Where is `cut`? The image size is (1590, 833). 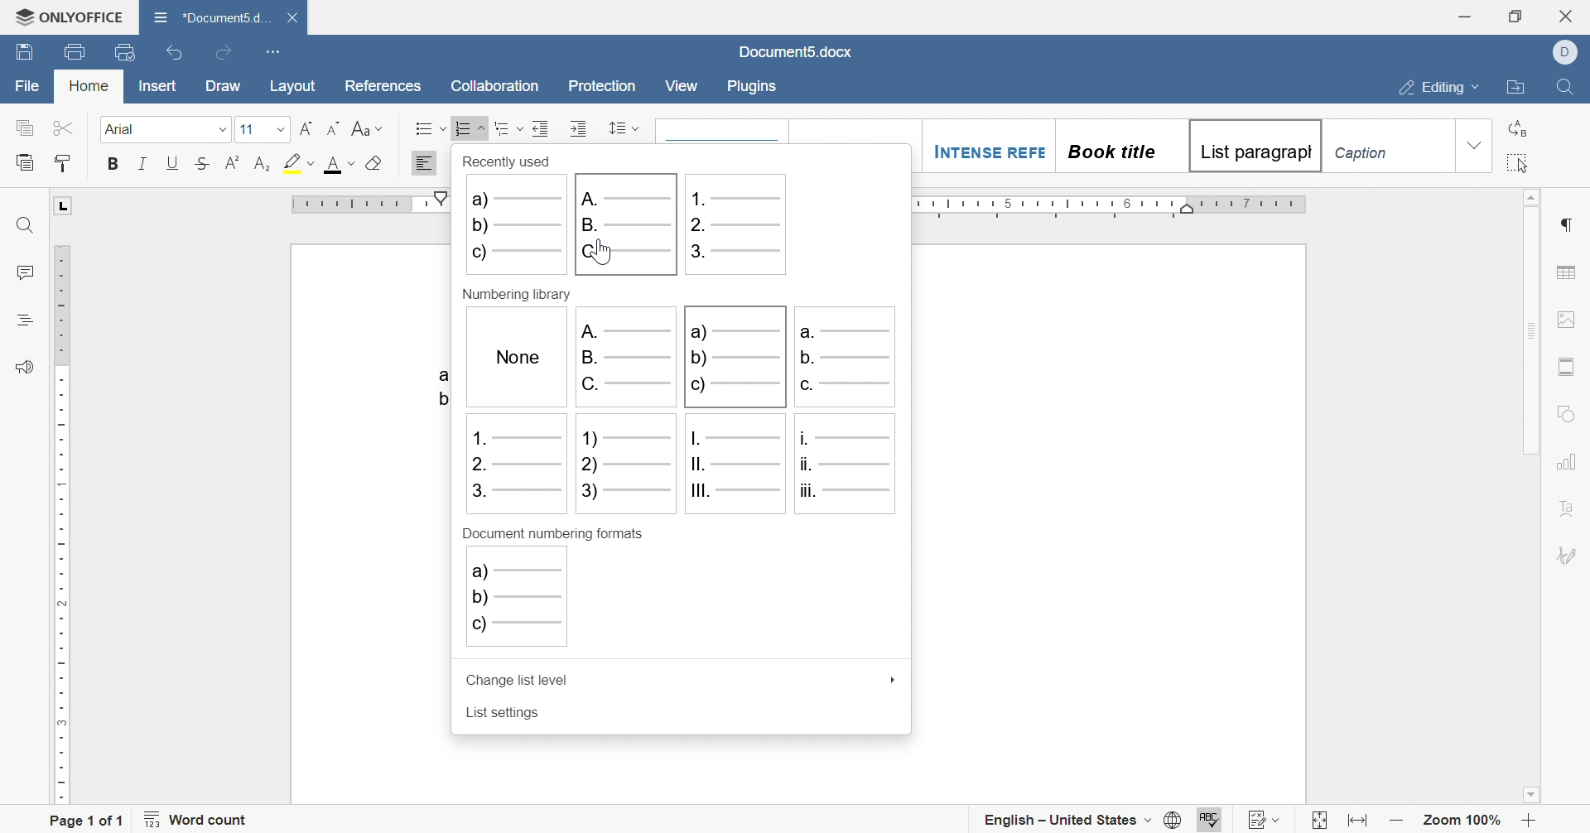 cut is located at coordinates (65, 128).